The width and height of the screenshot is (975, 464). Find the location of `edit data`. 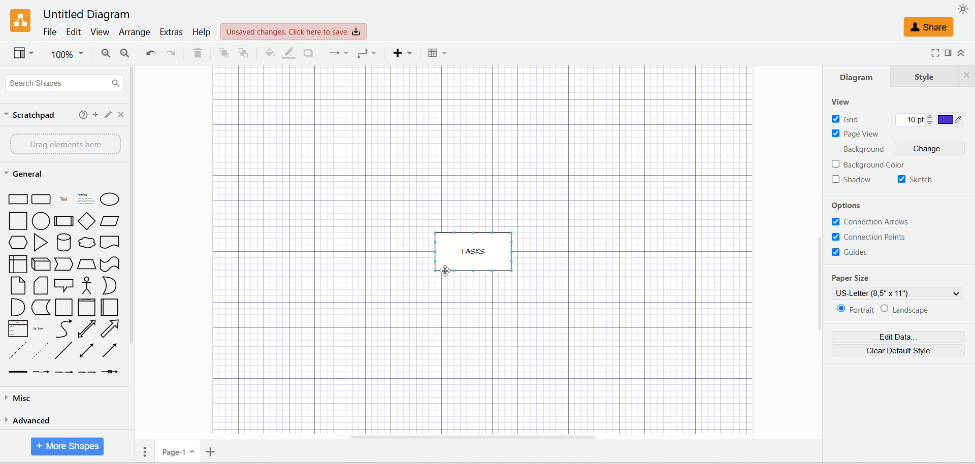

edit data is located at coordinates (897, 336).